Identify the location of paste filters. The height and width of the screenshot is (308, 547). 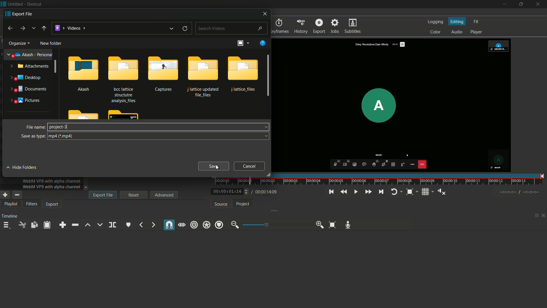
(47, 225).